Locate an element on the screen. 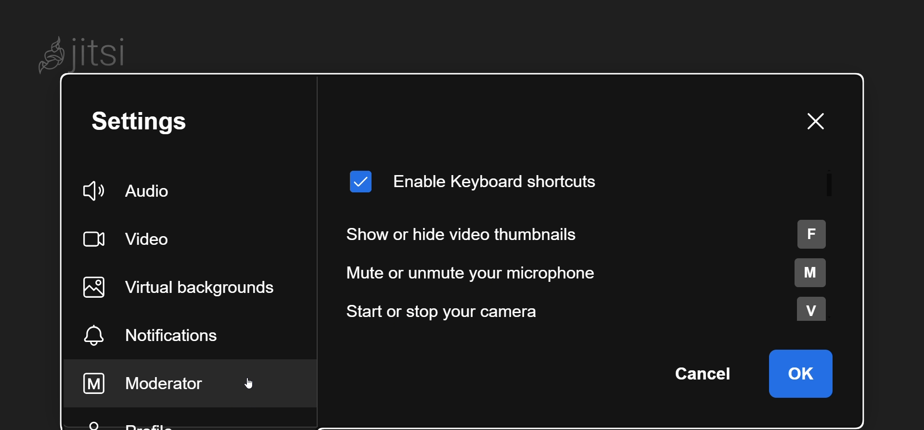  video is located at coordinates (131, 239).